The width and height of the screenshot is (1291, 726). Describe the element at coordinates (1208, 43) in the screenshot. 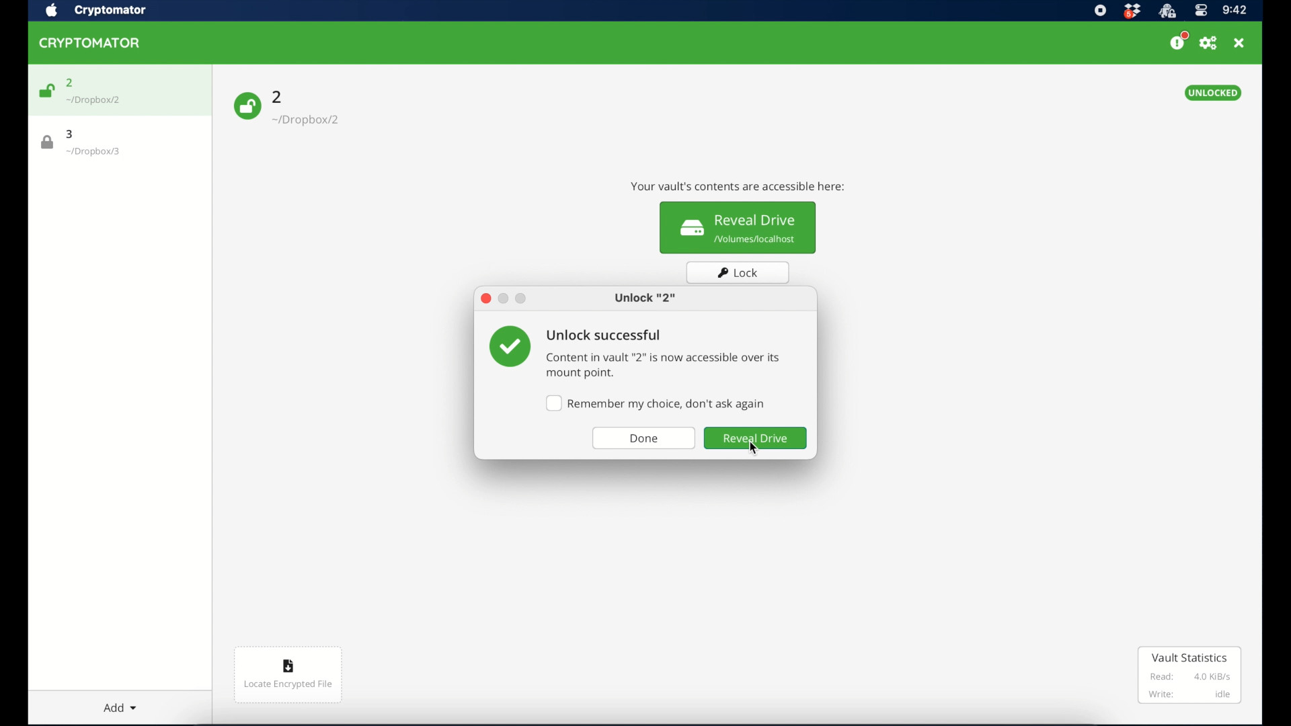

I see `preferences` at that location.